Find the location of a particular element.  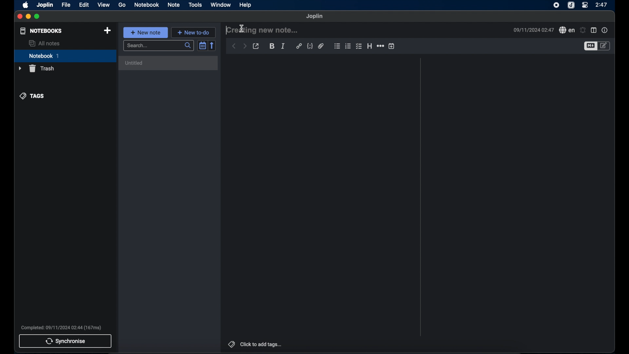

trash is located at coordinates (37, 69).